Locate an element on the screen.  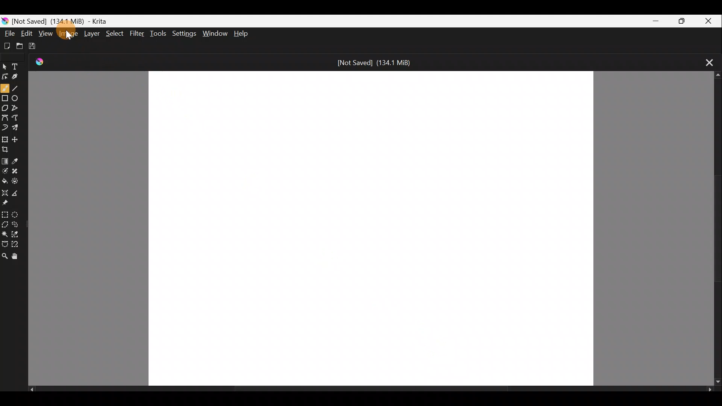
Ellipse tool is located at coordinates (17, 97).